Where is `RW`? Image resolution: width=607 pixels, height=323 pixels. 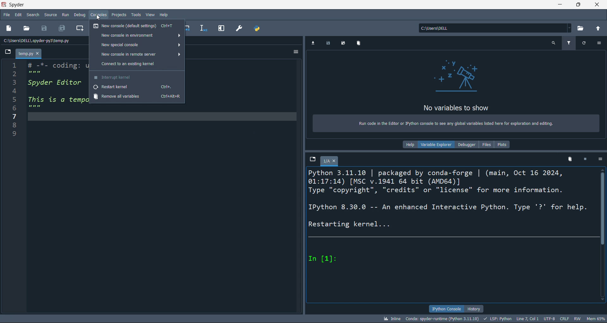
RW is located at coordinates (577, 319).